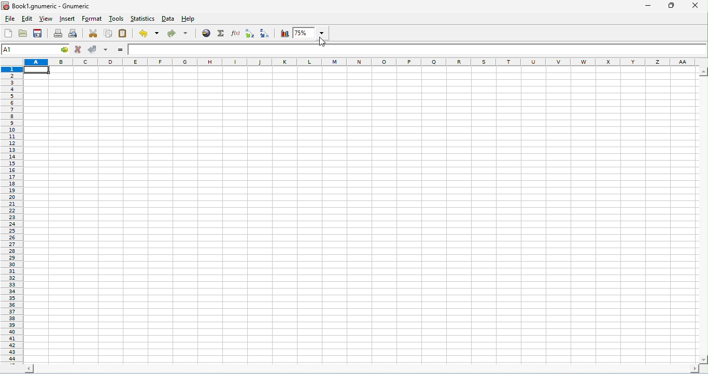 This screenshot has height=374, width=708. What do you see at coordinates (417, 49) in the screenshot?
I see `formula bar` at bounding box center [417, 49].